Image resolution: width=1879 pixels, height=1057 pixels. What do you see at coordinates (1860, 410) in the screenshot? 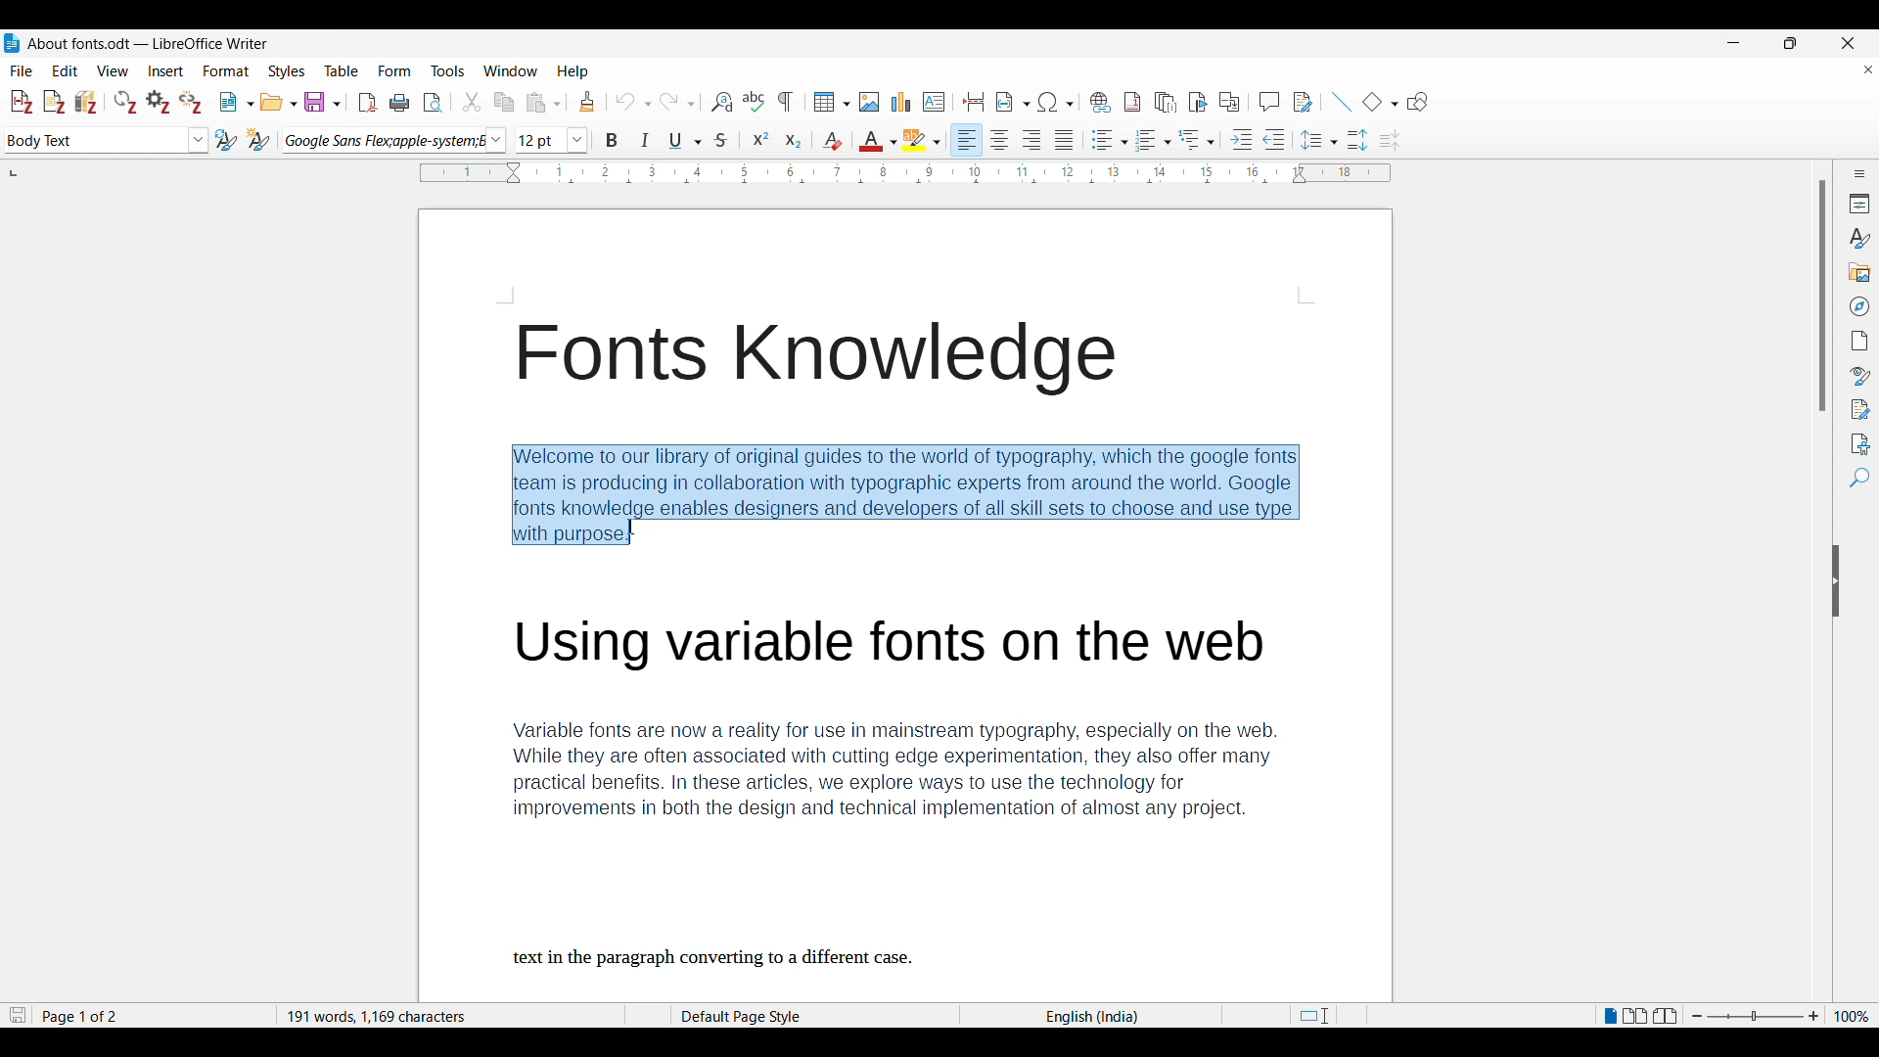
I see `Manage changes` at bounding box center [1860, 410].